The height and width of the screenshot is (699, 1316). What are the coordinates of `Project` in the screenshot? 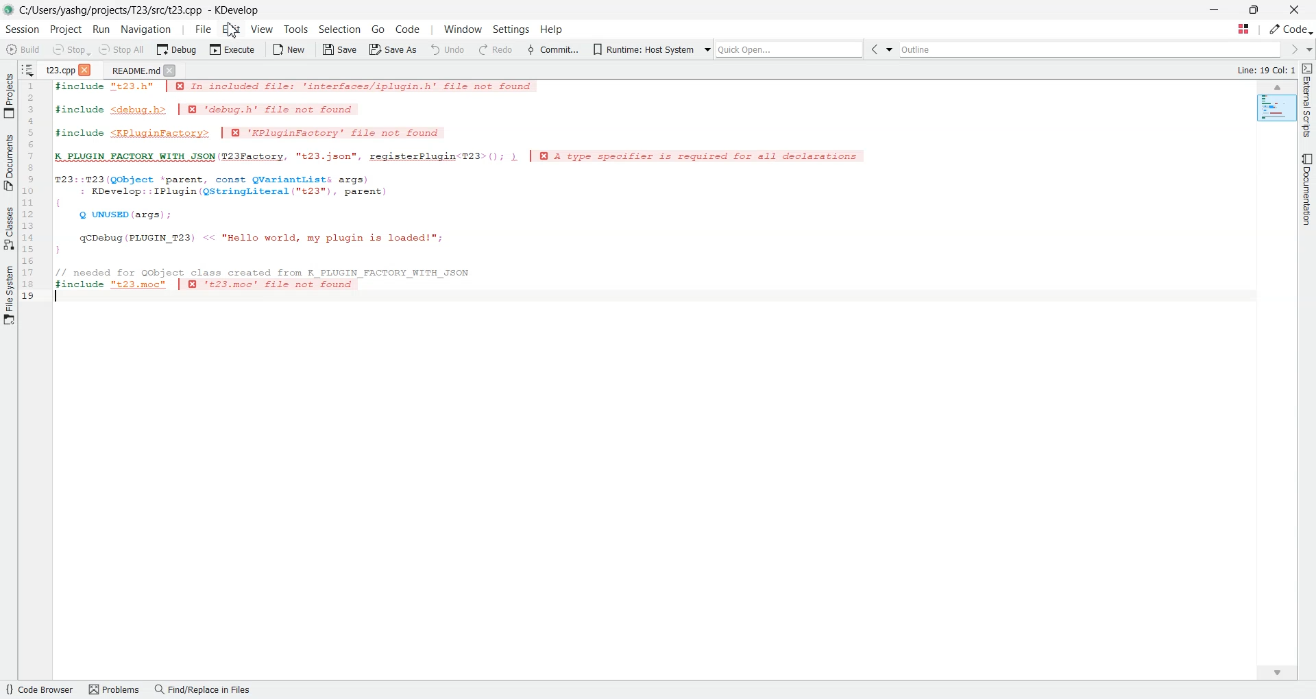 It's located at (67, 29).